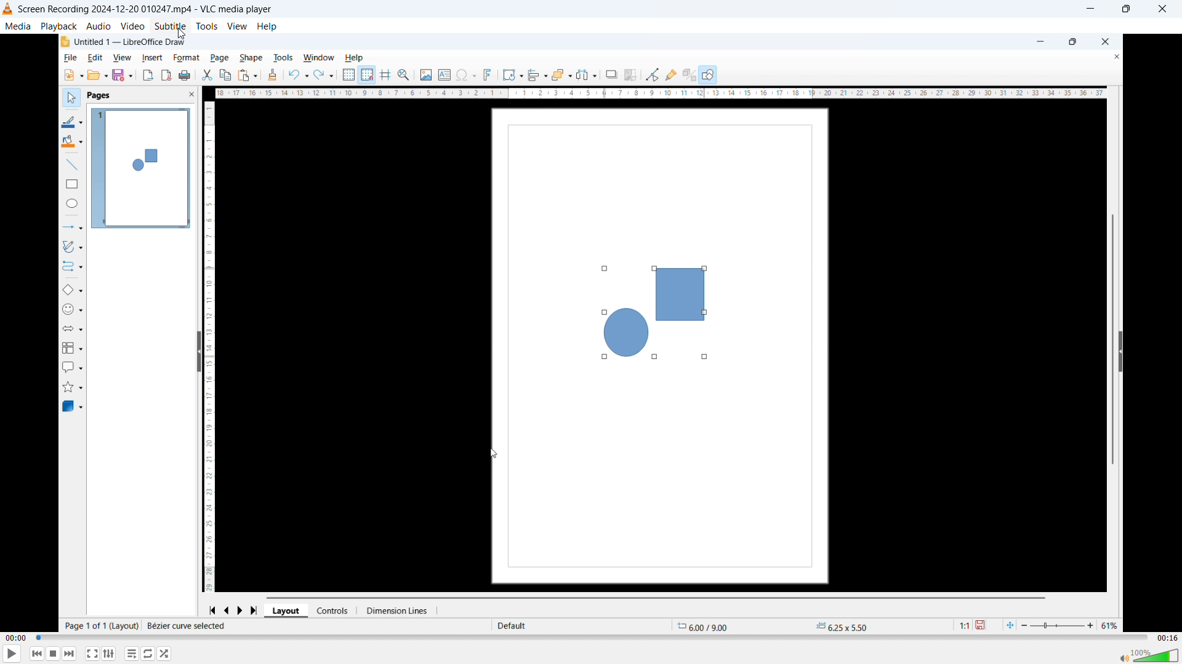 The width and height of the screenshot is (1182, 664). I want to click on shape, so click(254, 55).